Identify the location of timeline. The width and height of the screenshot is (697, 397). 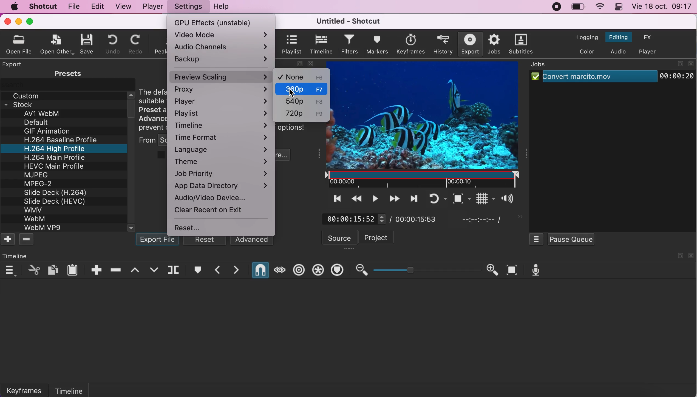
(223, 125).